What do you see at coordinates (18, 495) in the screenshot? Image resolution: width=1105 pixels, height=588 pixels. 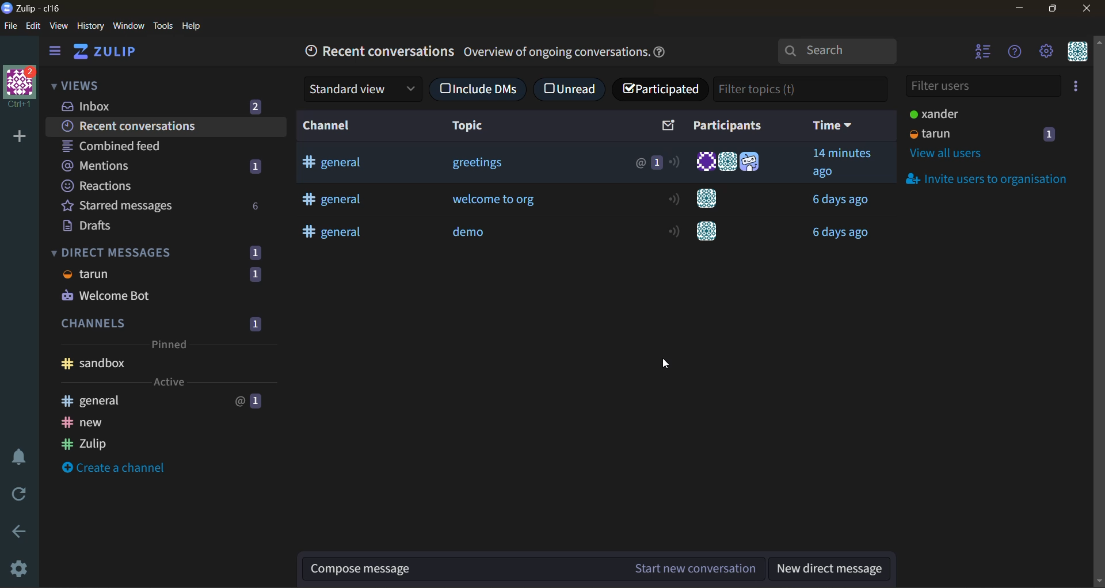 I see `reload` at bounding box center [18, 495].